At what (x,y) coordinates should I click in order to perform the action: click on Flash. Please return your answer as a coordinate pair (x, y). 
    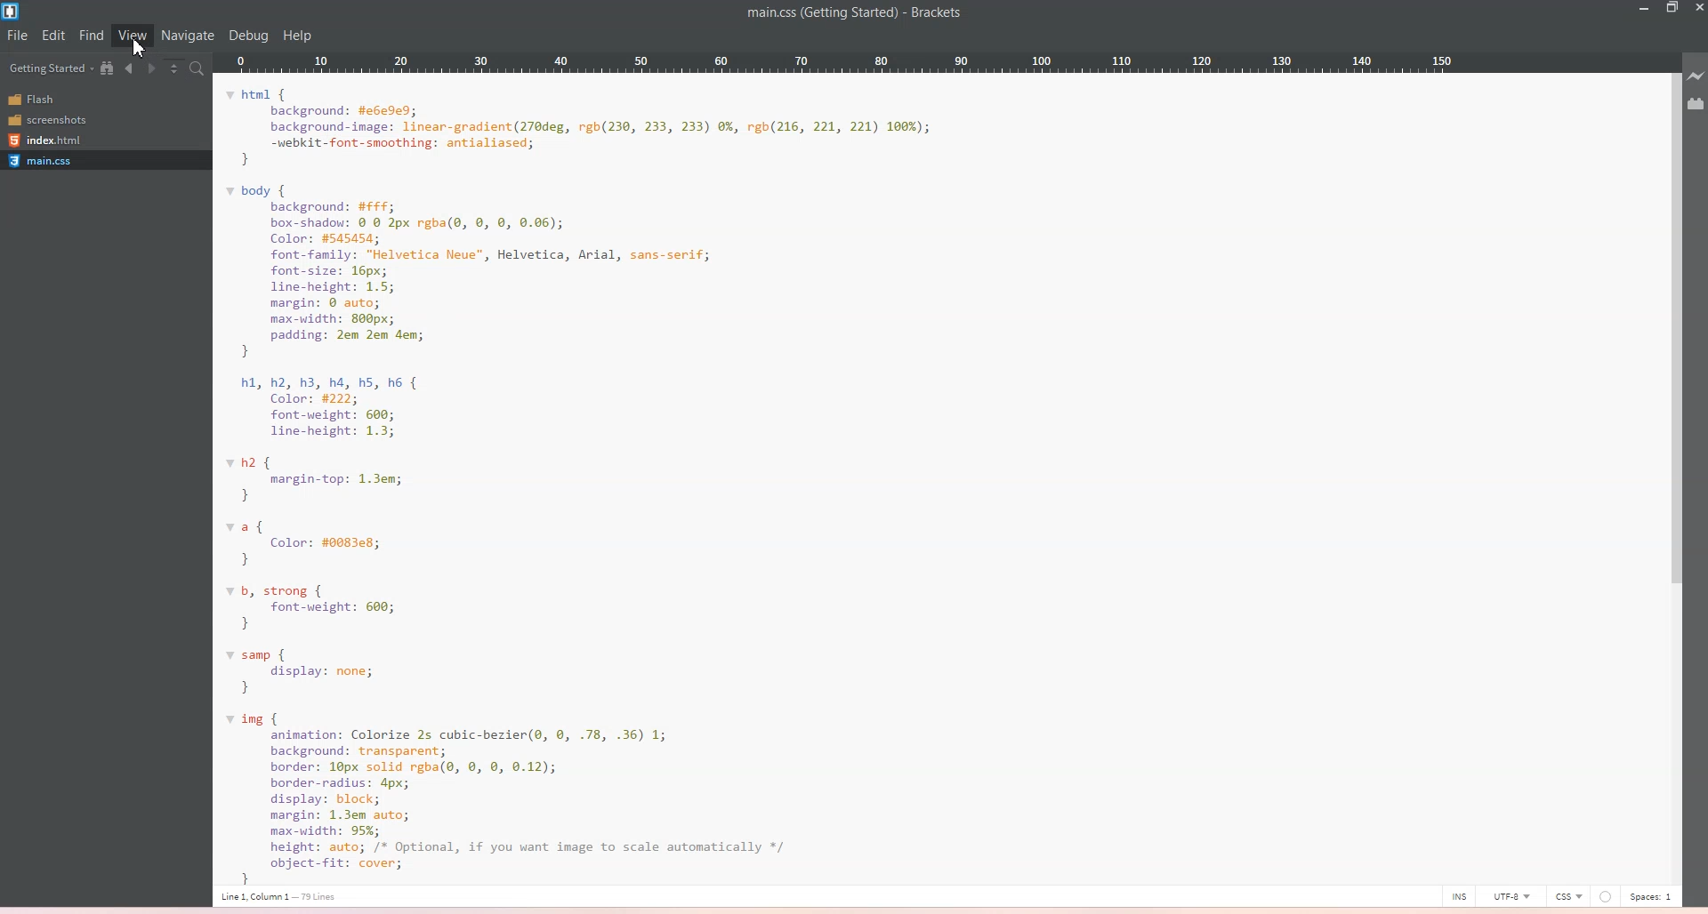
    Looking at the image, I should click on (53, 99).